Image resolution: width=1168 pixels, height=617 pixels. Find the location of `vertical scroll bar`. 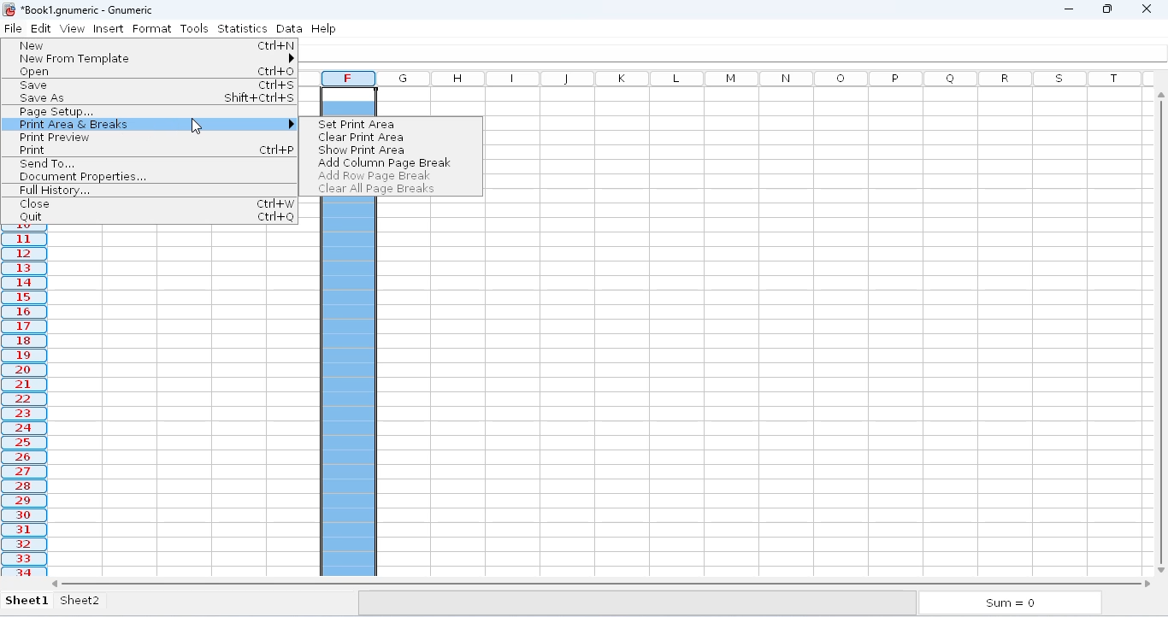

vertical scroll bar is located at coordinates (1160, 329).